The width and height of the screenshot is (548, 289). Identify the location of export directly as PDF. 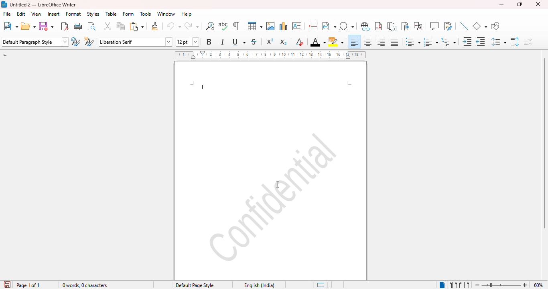
(65, 26).